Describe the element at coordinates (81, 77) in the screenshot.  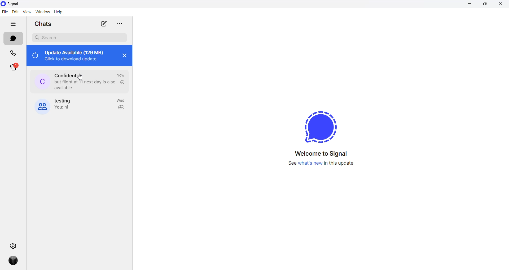
I see `cursor` at that location.